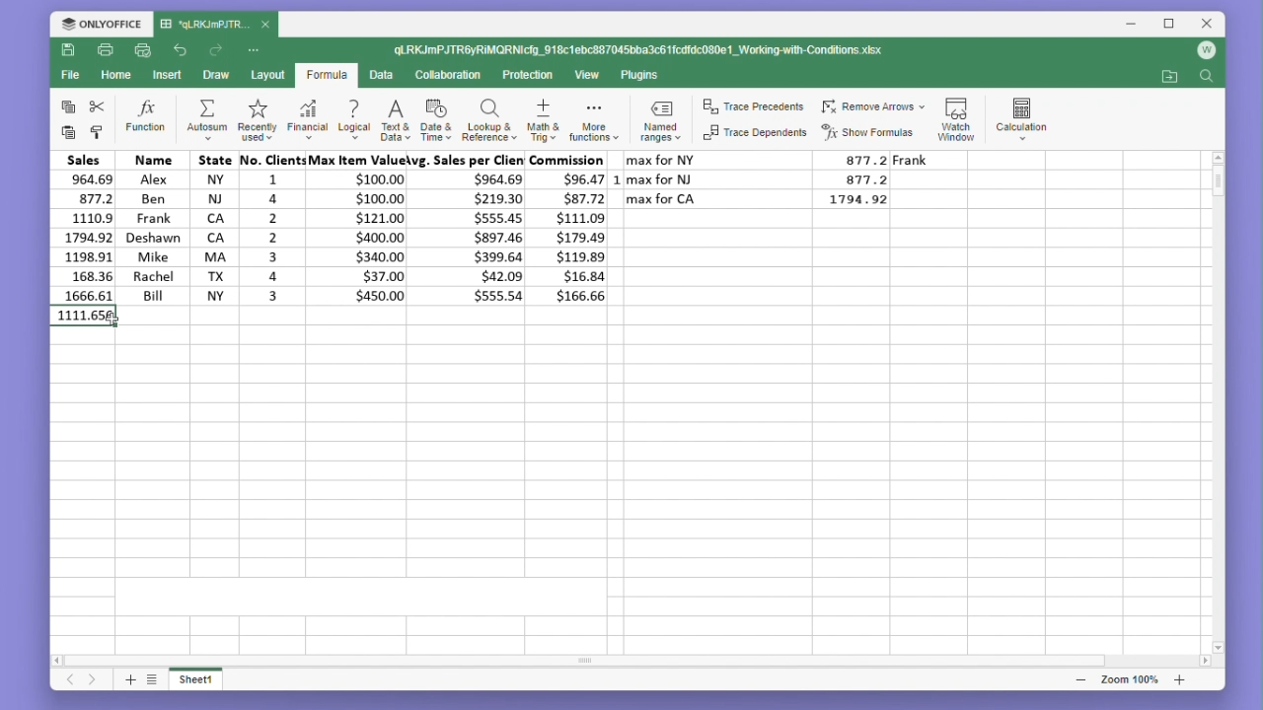 The width and height of the screenshot is (1263, 710). I want to click on copy, so click(65, 106).